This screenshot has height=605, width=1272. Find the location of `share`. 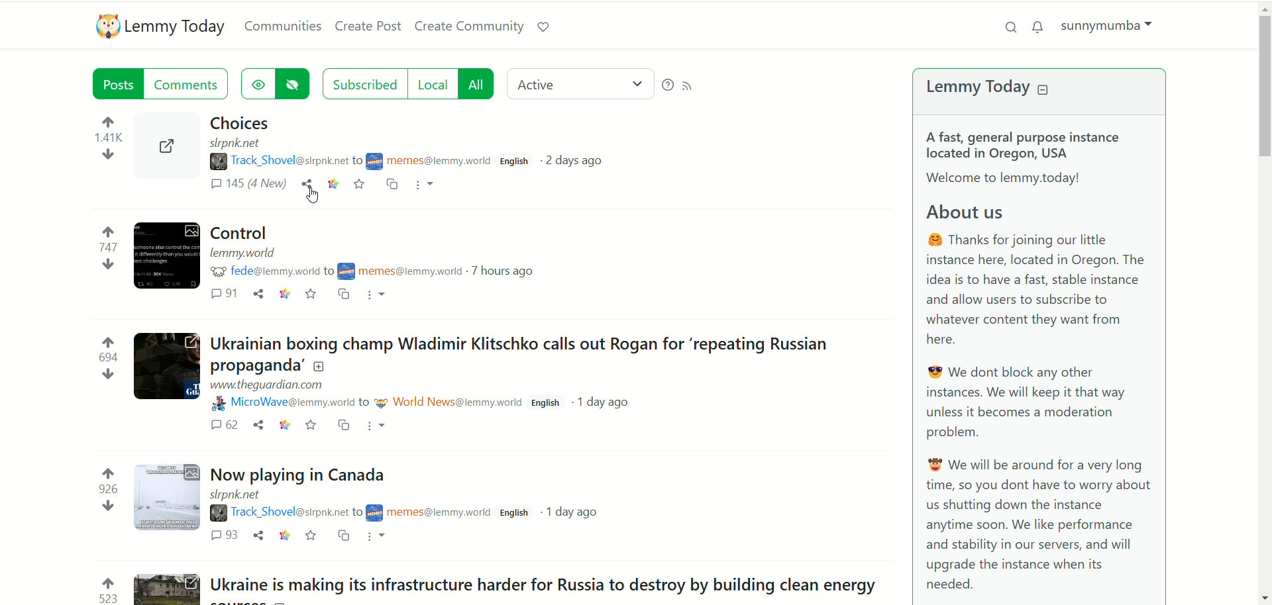

share is located at coordinates (305, 186).